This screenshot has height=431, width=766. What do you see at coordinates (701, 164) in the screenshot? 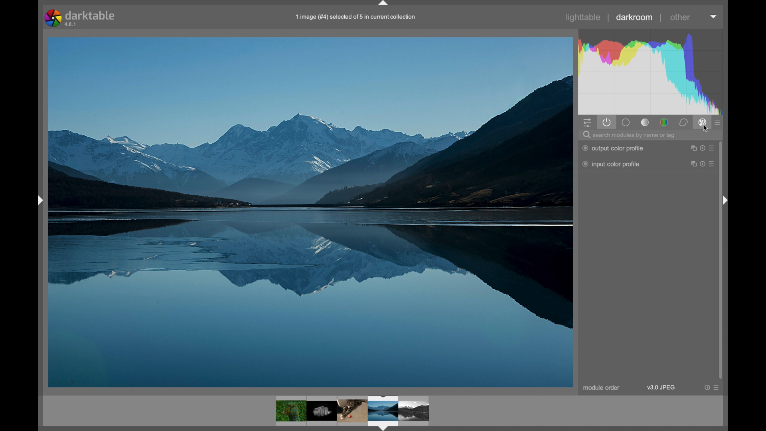
I see `Help` at bounding box center [701, 164].